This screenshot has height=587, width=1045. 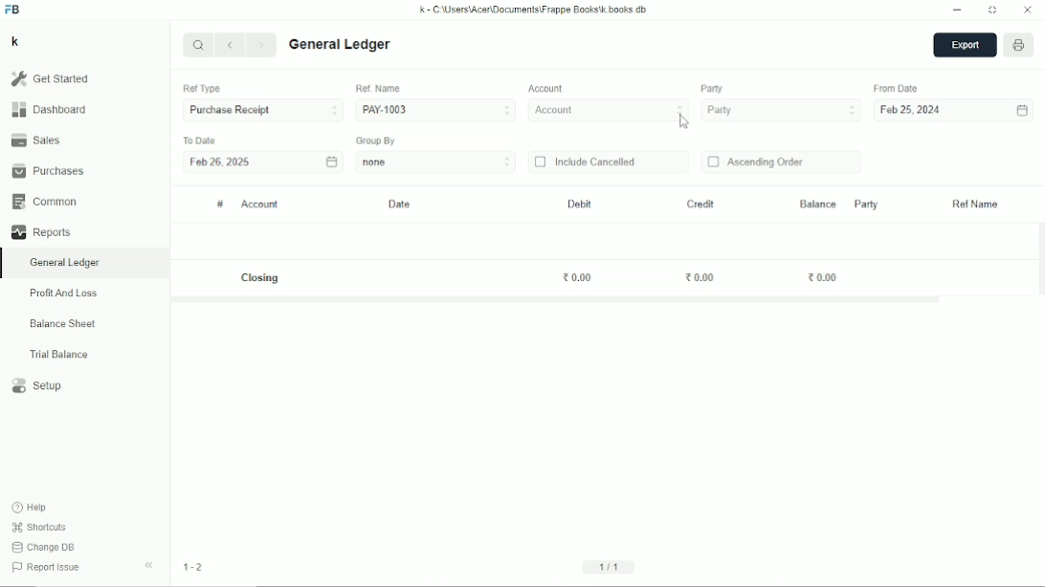 What do you see at coordinates (1028, 11) in the screenshot?
I see `Close` at bounding box center [1028, 11].